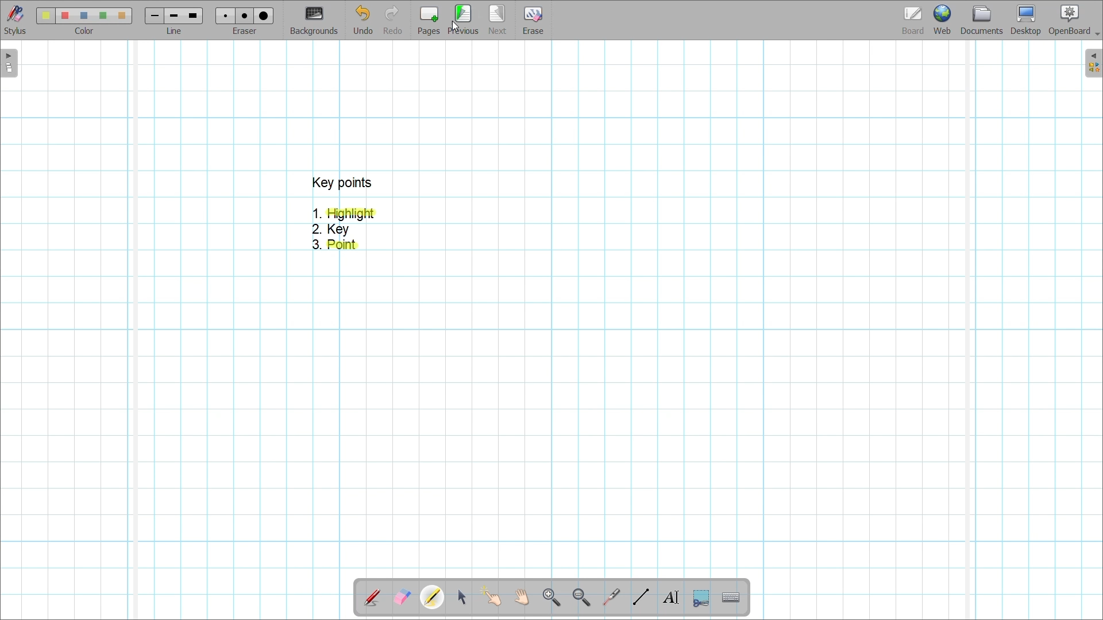  I want to click on 3. Point, so click(337, 245).